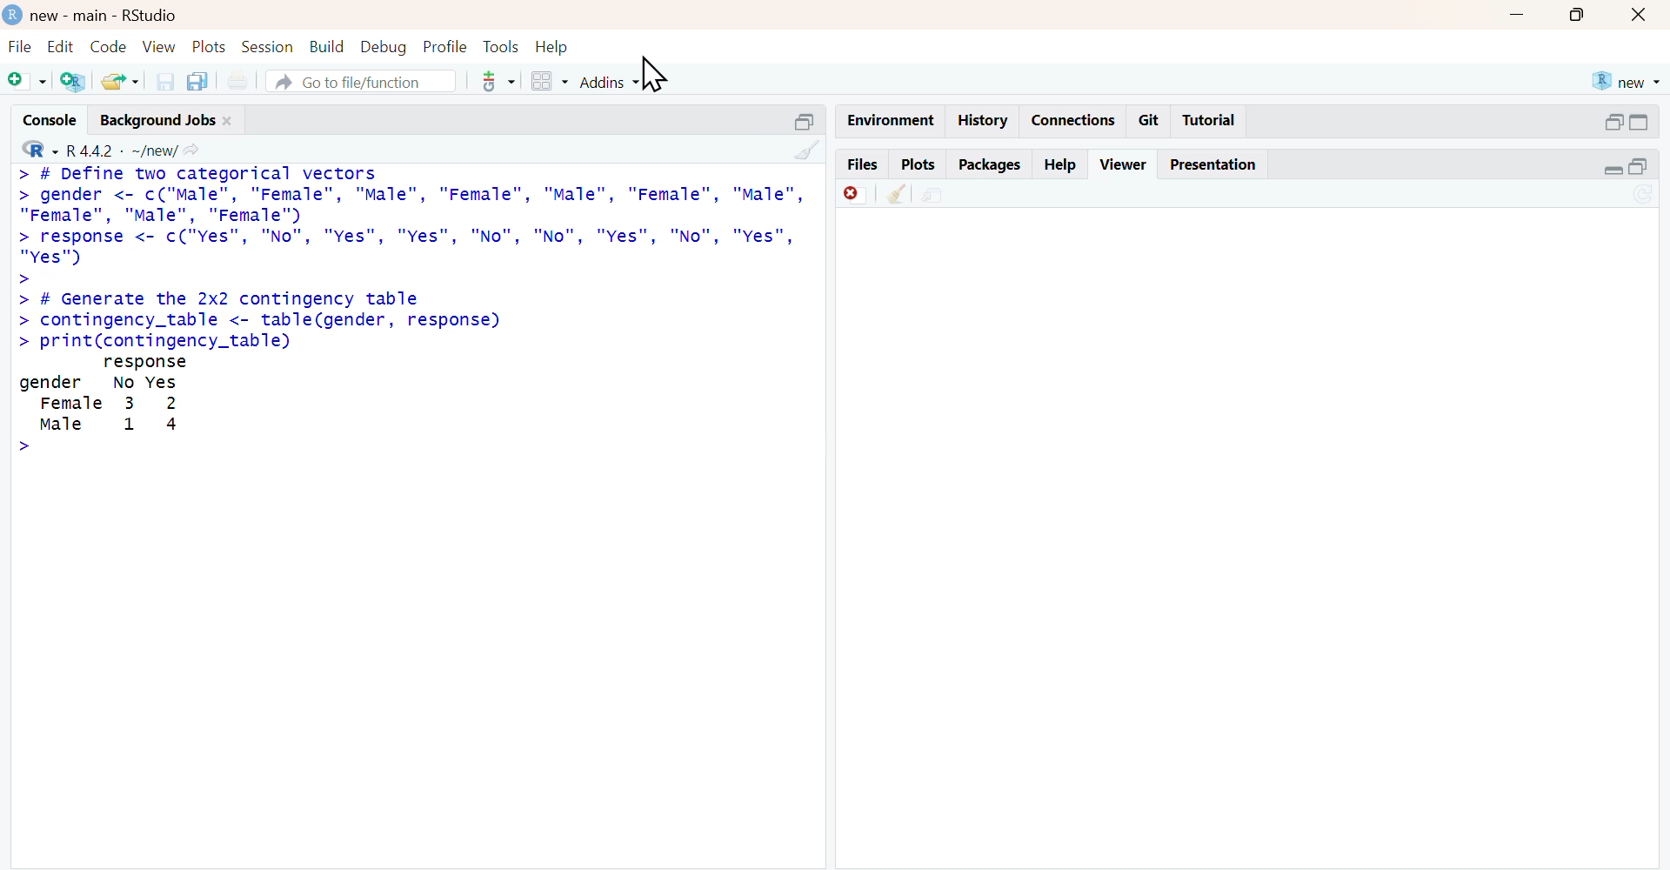  Describe the element at coordinates (1208, 121) in the screenshot. I see `tutorial` at that location.